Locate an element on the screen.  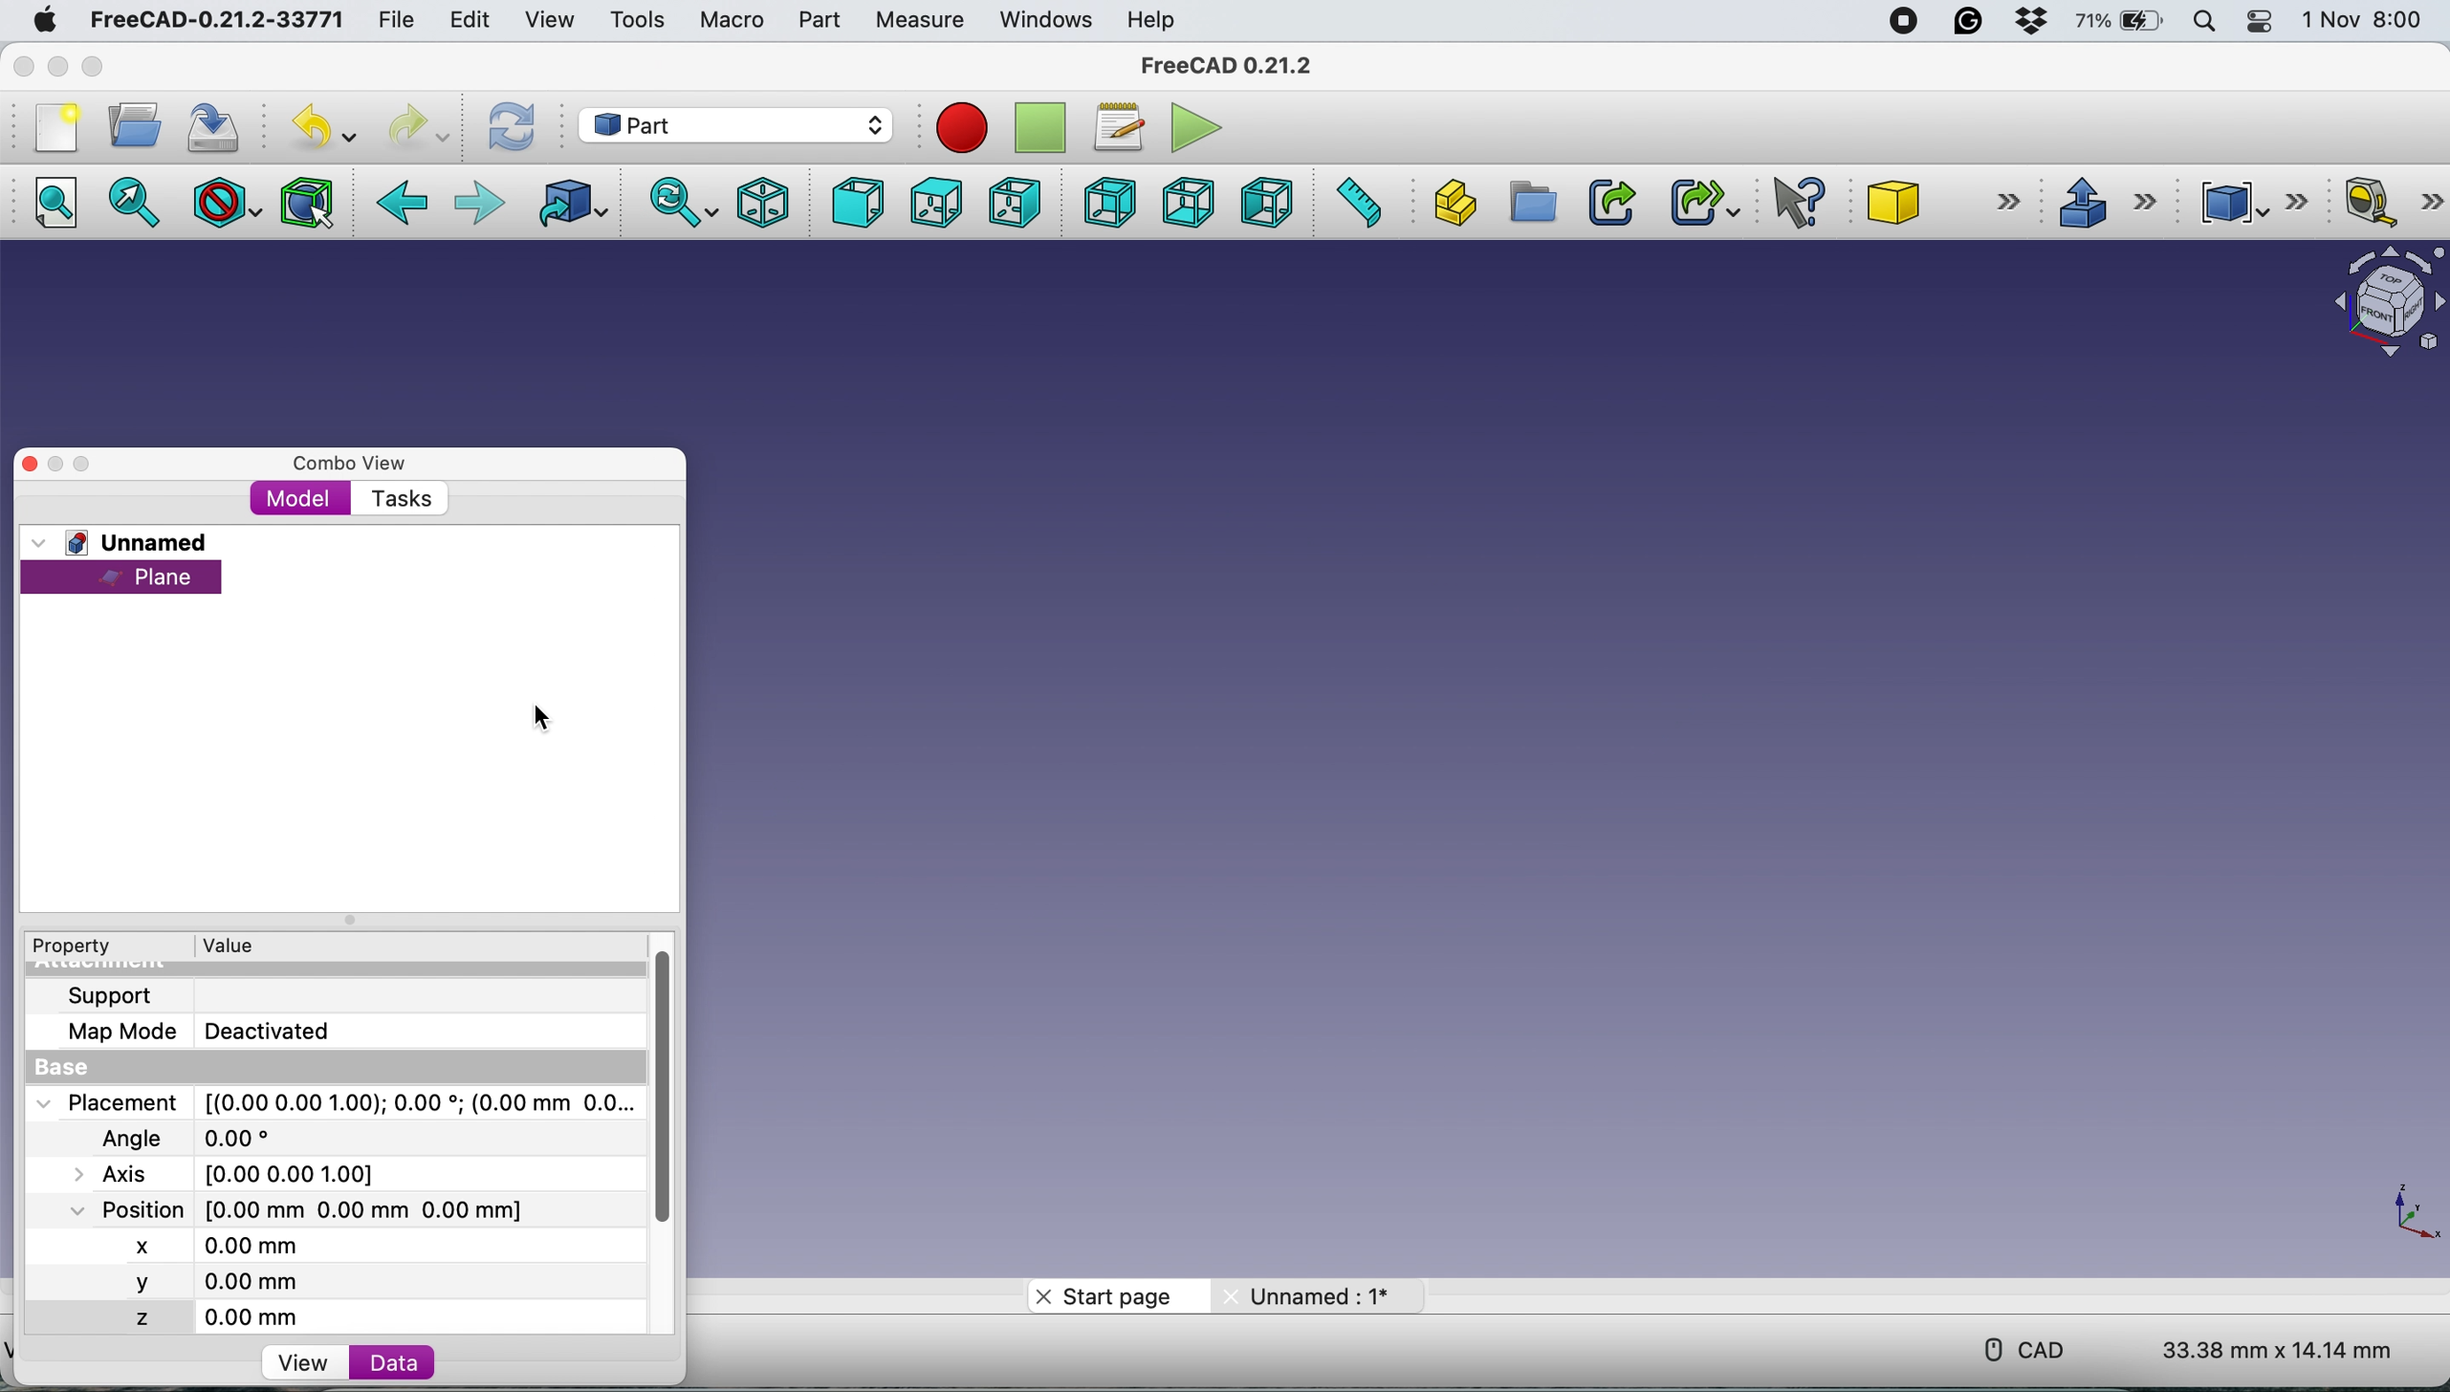
object interface is located at coordinates (2379, 306).